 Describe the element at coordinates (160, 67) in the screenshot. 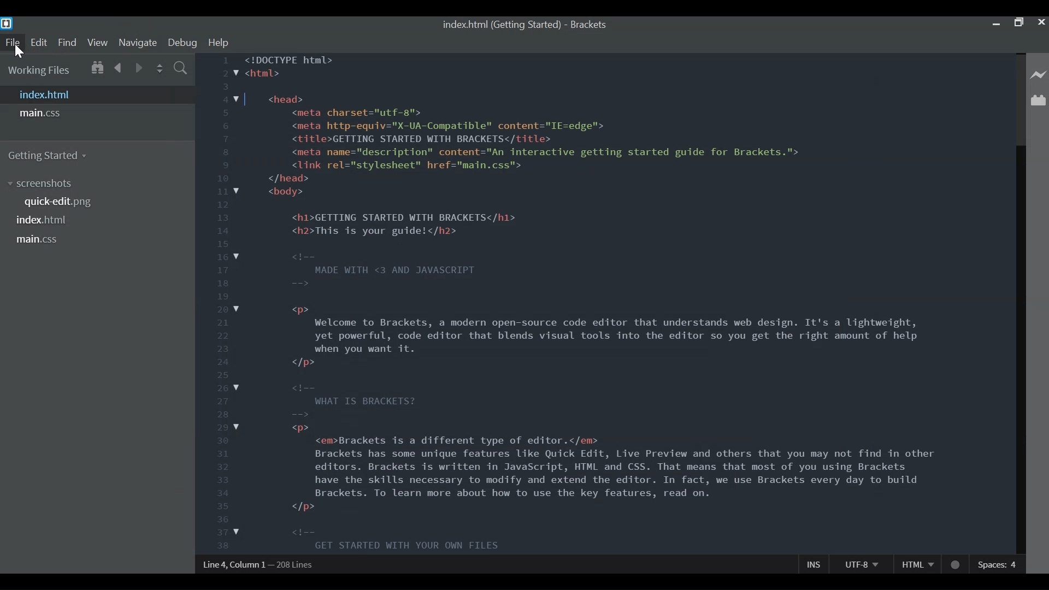

I see `Split the editor vertically or horizontally` at that location.